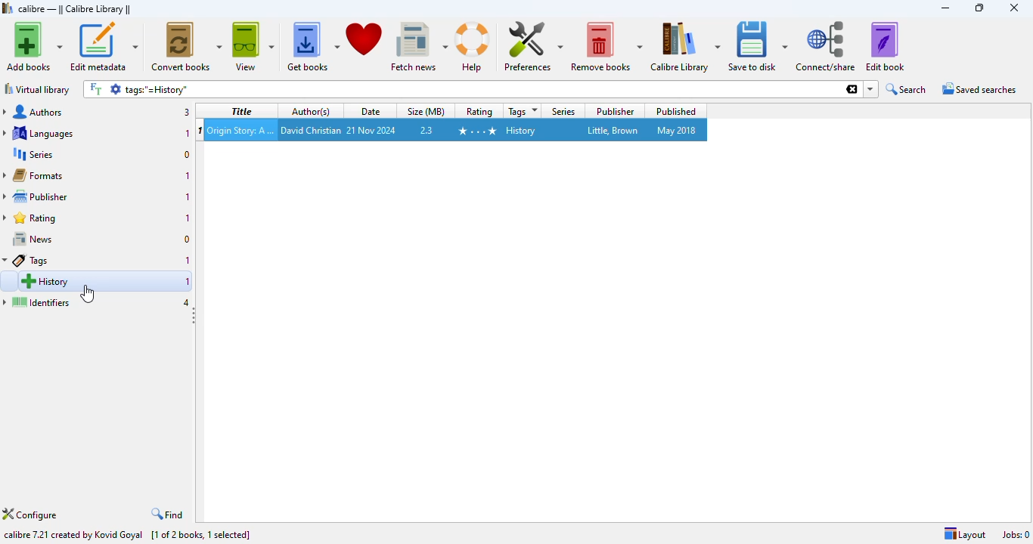 The image size is (1033, 544). I want to click on get books, so click(312, 46).